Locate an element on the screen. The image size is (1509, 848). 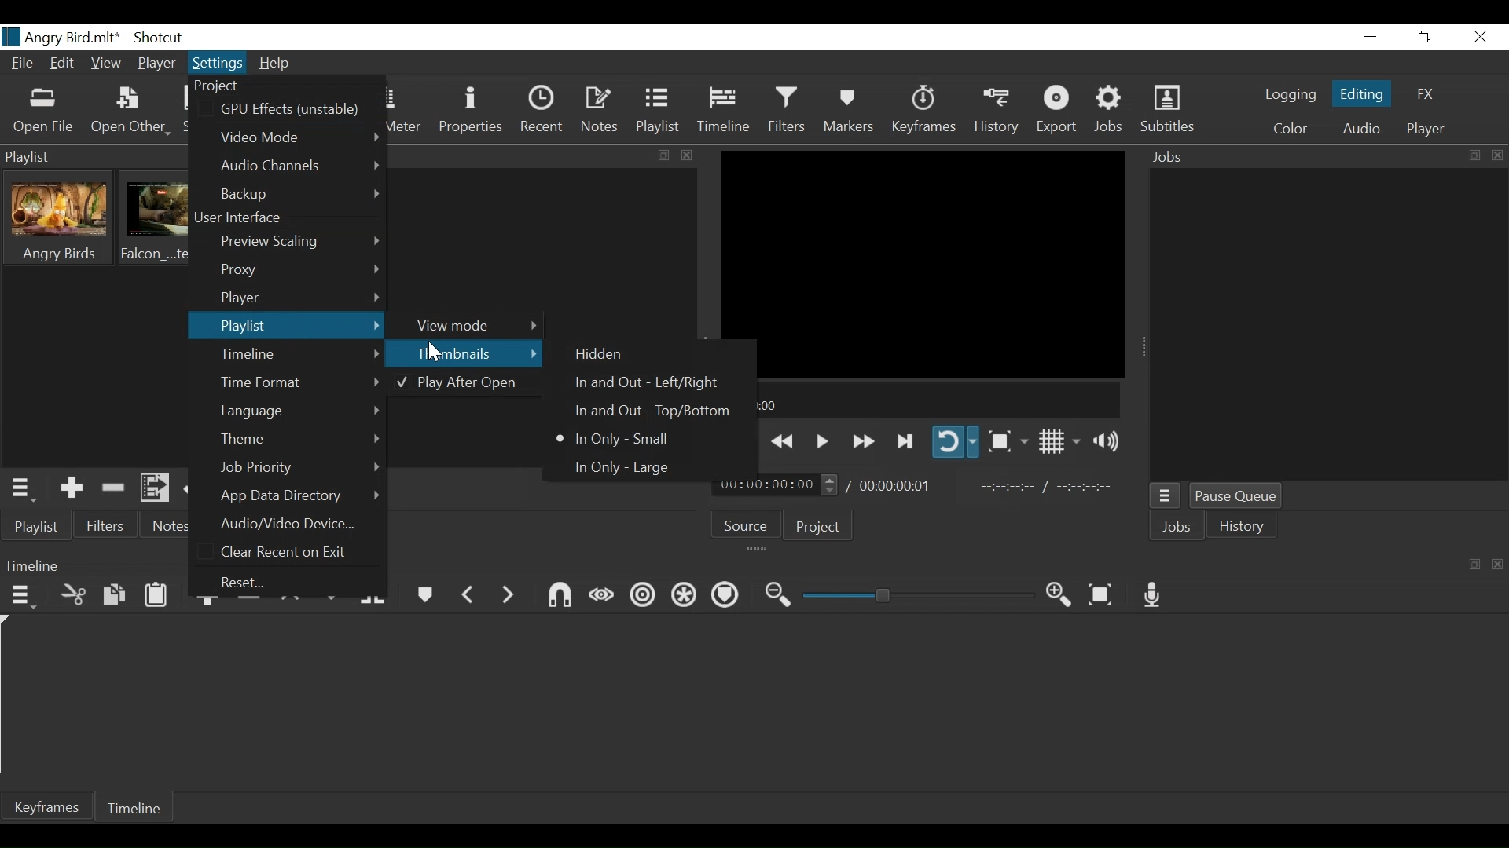
Properties is located at coordinates (471, 113).